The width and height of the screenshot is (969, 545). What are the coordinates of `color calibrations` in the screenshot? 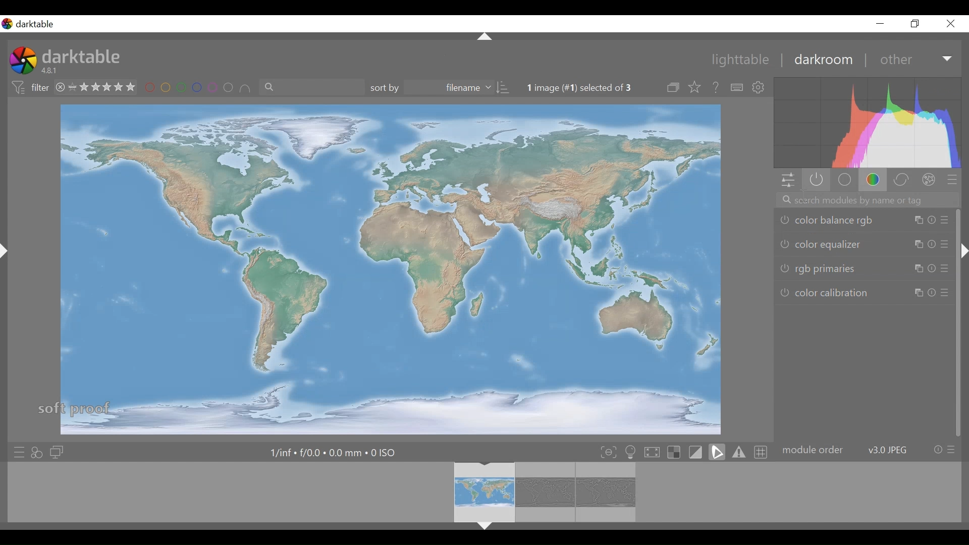 It's located at (866, 293).